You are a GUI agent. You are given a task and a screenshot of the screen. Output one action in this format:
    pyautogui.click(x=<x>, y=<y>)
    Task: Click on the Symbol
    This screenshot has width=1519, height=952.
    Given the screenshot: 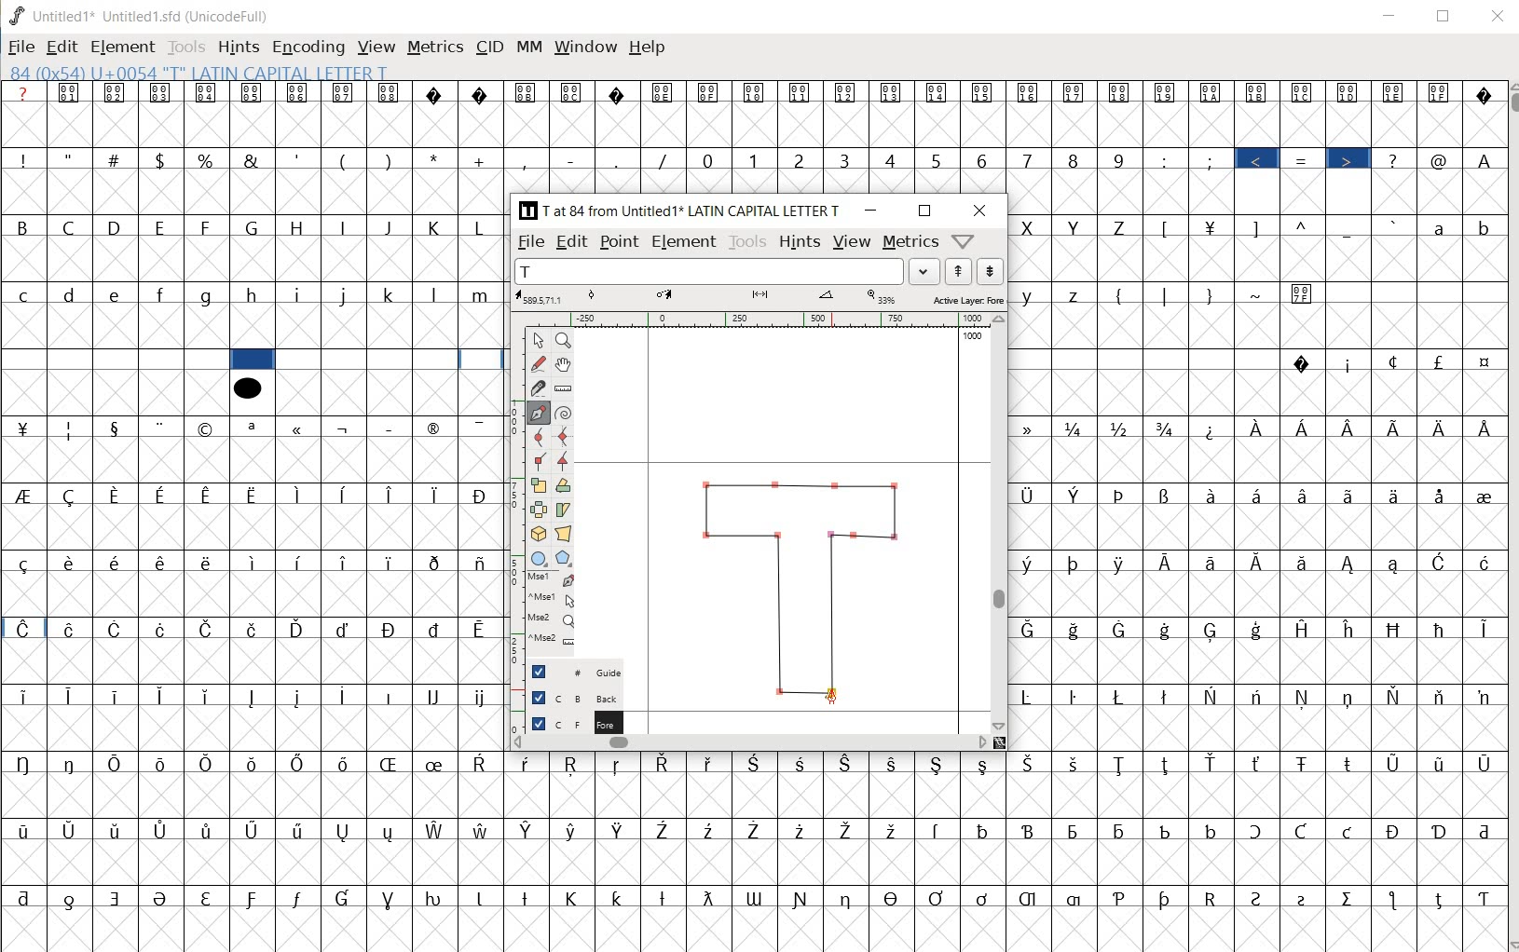 What is the action you would take?
    pyautogui.click(x=1121, y=91)
    